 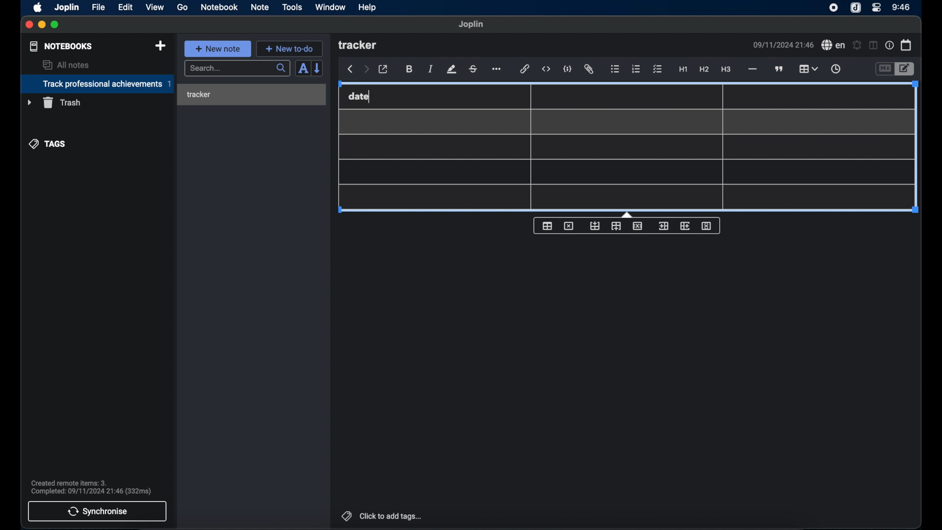 What do you see at coordinates (380, 516) in the screenshot?
I see `click to add tags` at bounding box center [380, 516].